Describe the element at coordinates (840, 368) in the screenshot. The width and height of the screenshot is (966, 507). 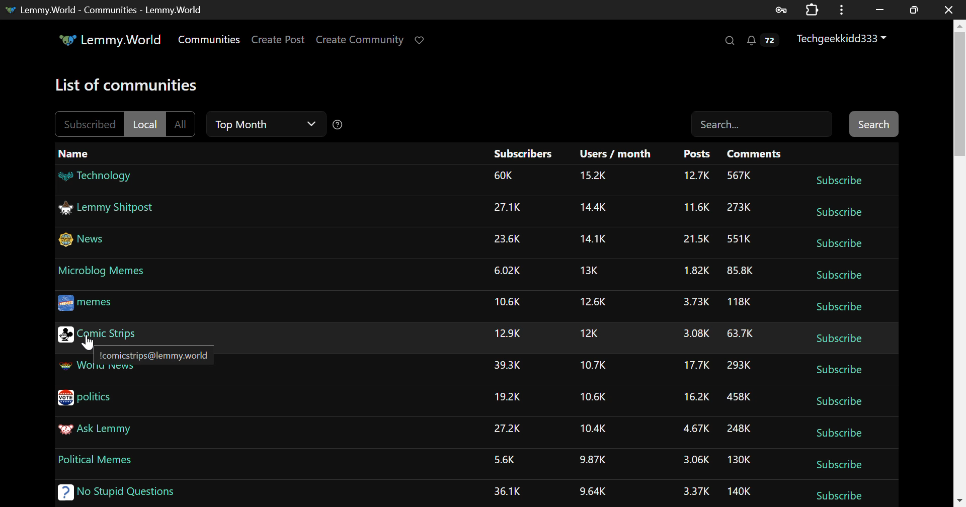
I see `Subscribe` at that location.